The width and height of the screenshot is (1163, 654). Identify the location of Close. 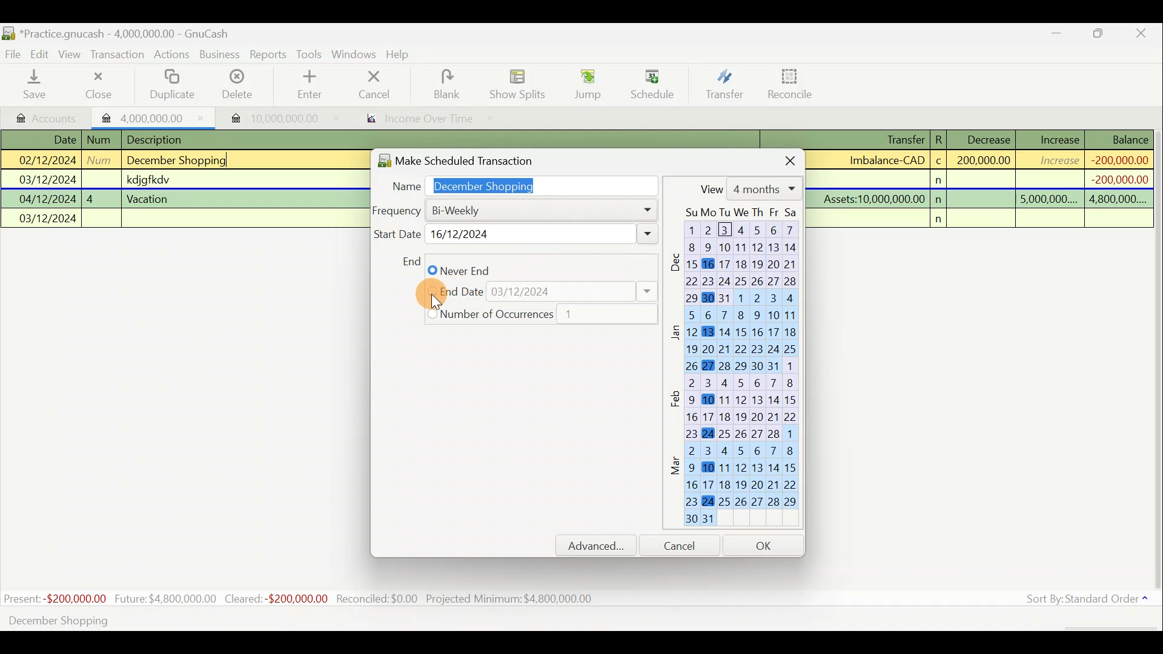
(98, 85).